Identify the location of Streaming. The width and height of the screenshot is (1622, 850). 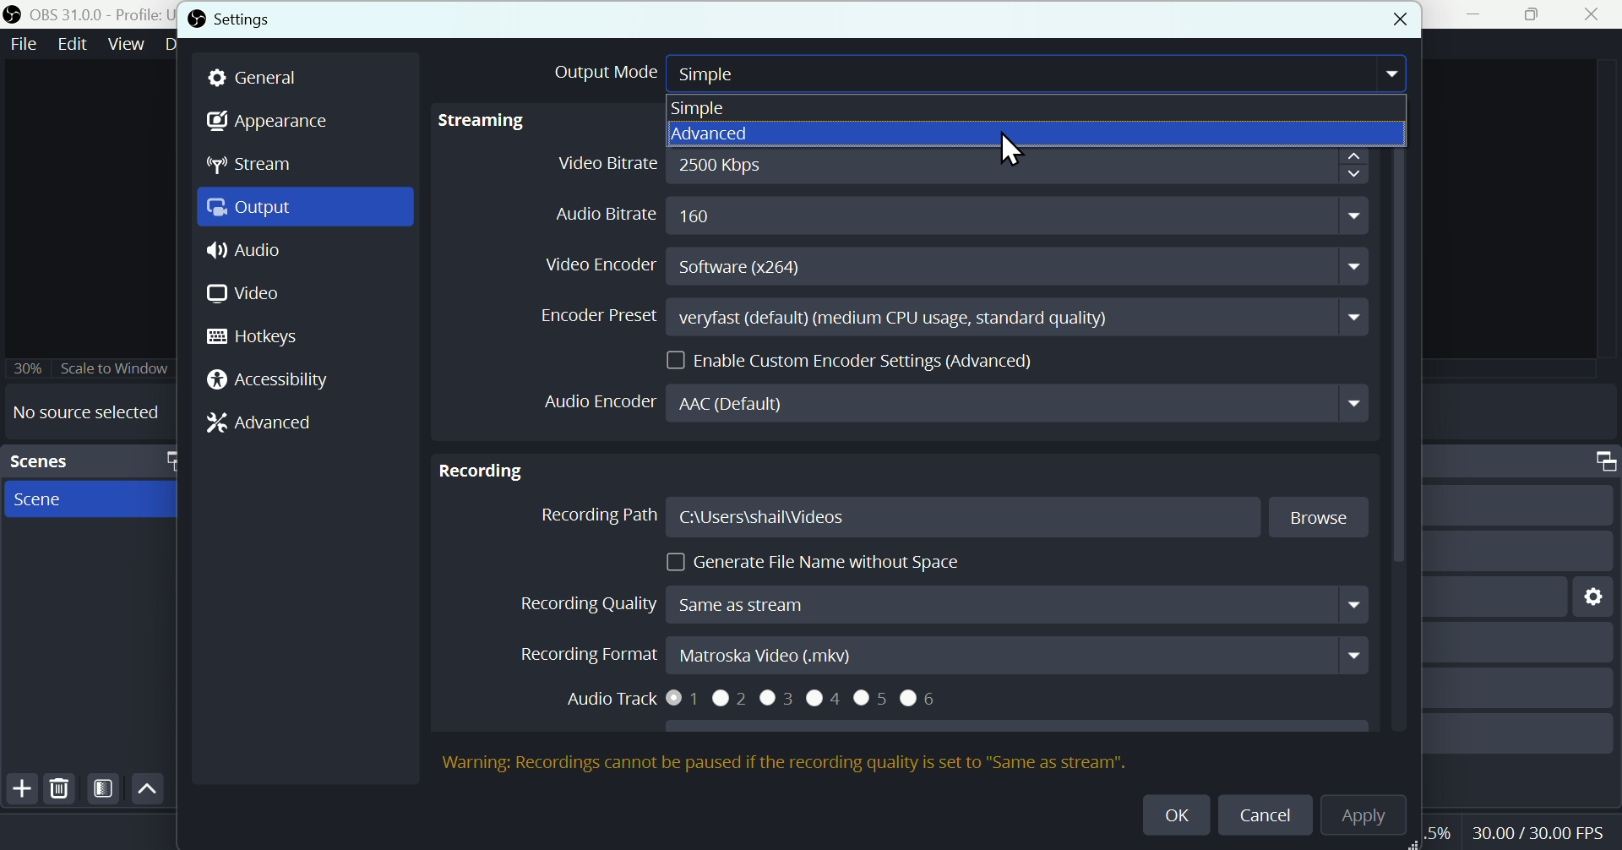
(535, 126).